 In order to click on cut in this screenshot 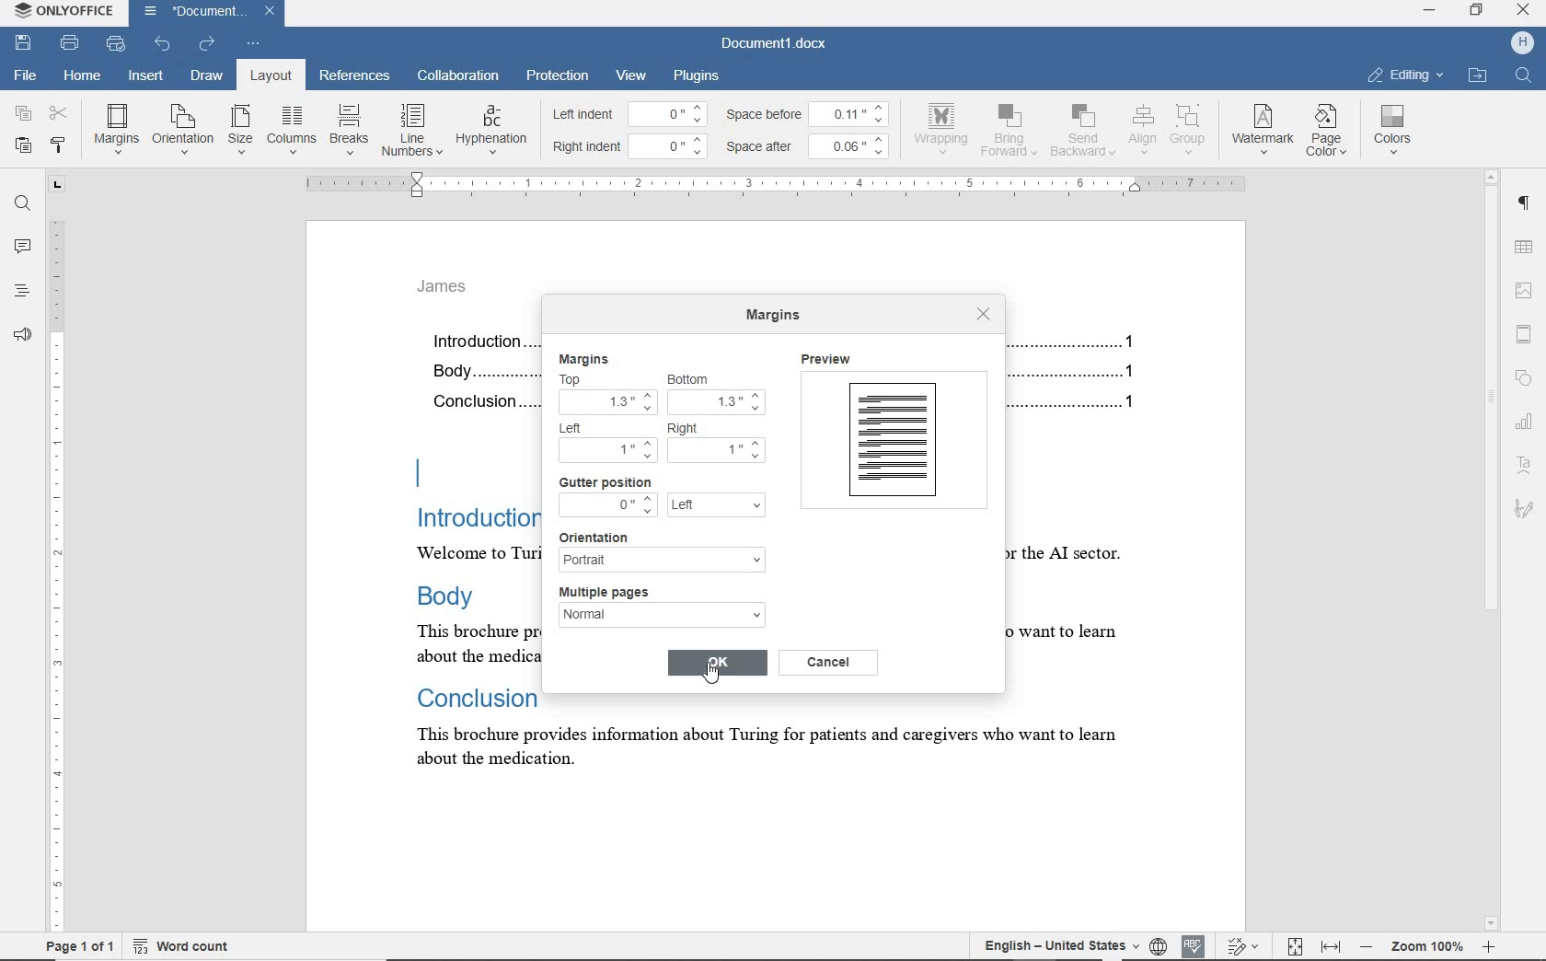, I will do `click(60, 112)`.